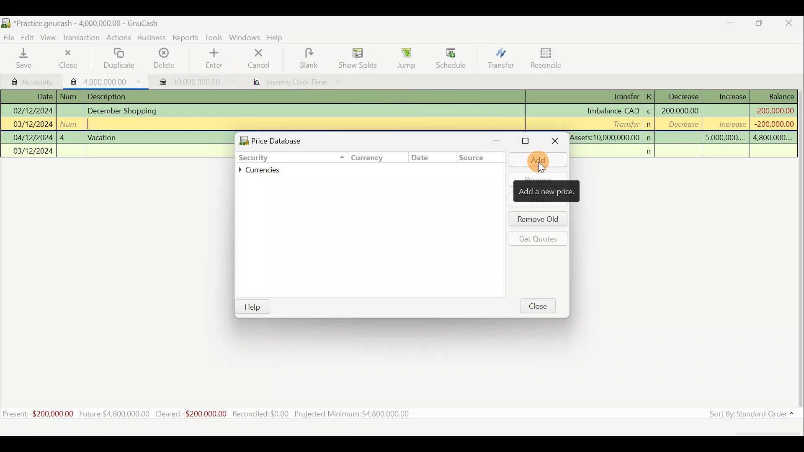 The width and height of the screenshot is (804, 452). Describe the element at coordinates (772, 138) in the screenshot. I see `4,800,000` at that location.